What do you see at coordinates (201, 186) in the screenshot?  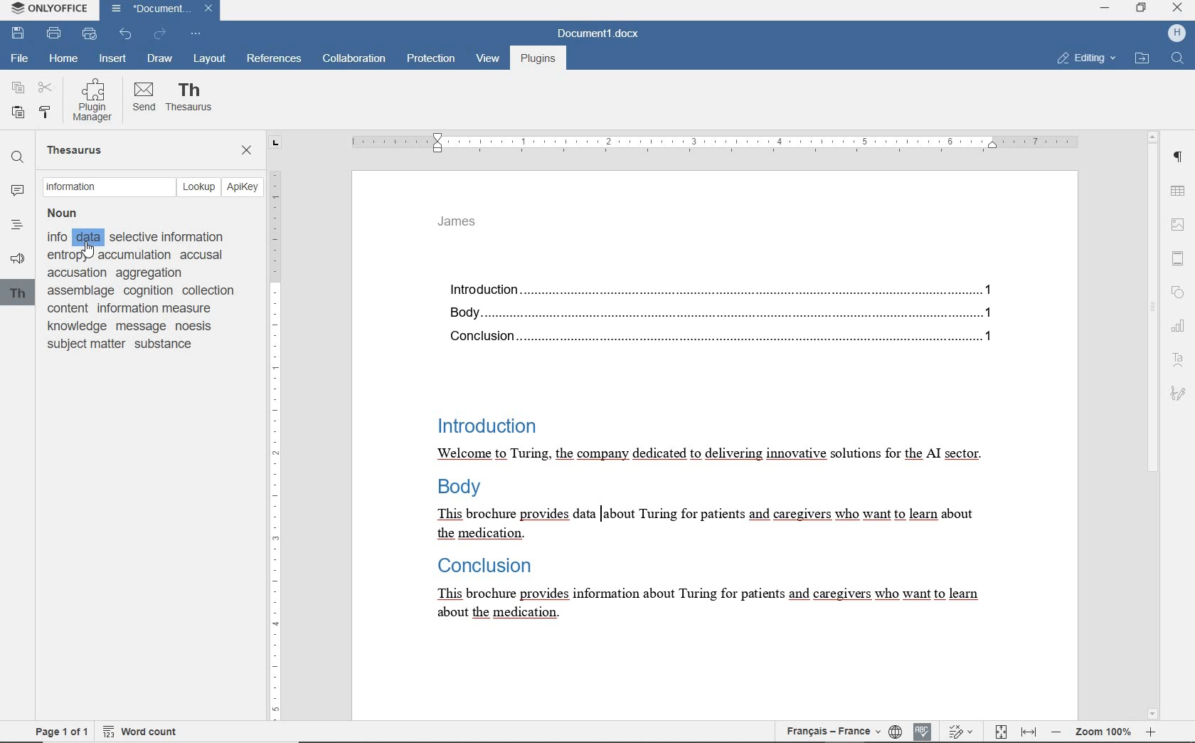 I see `LOOKUP` at bounding box center [201, 186].